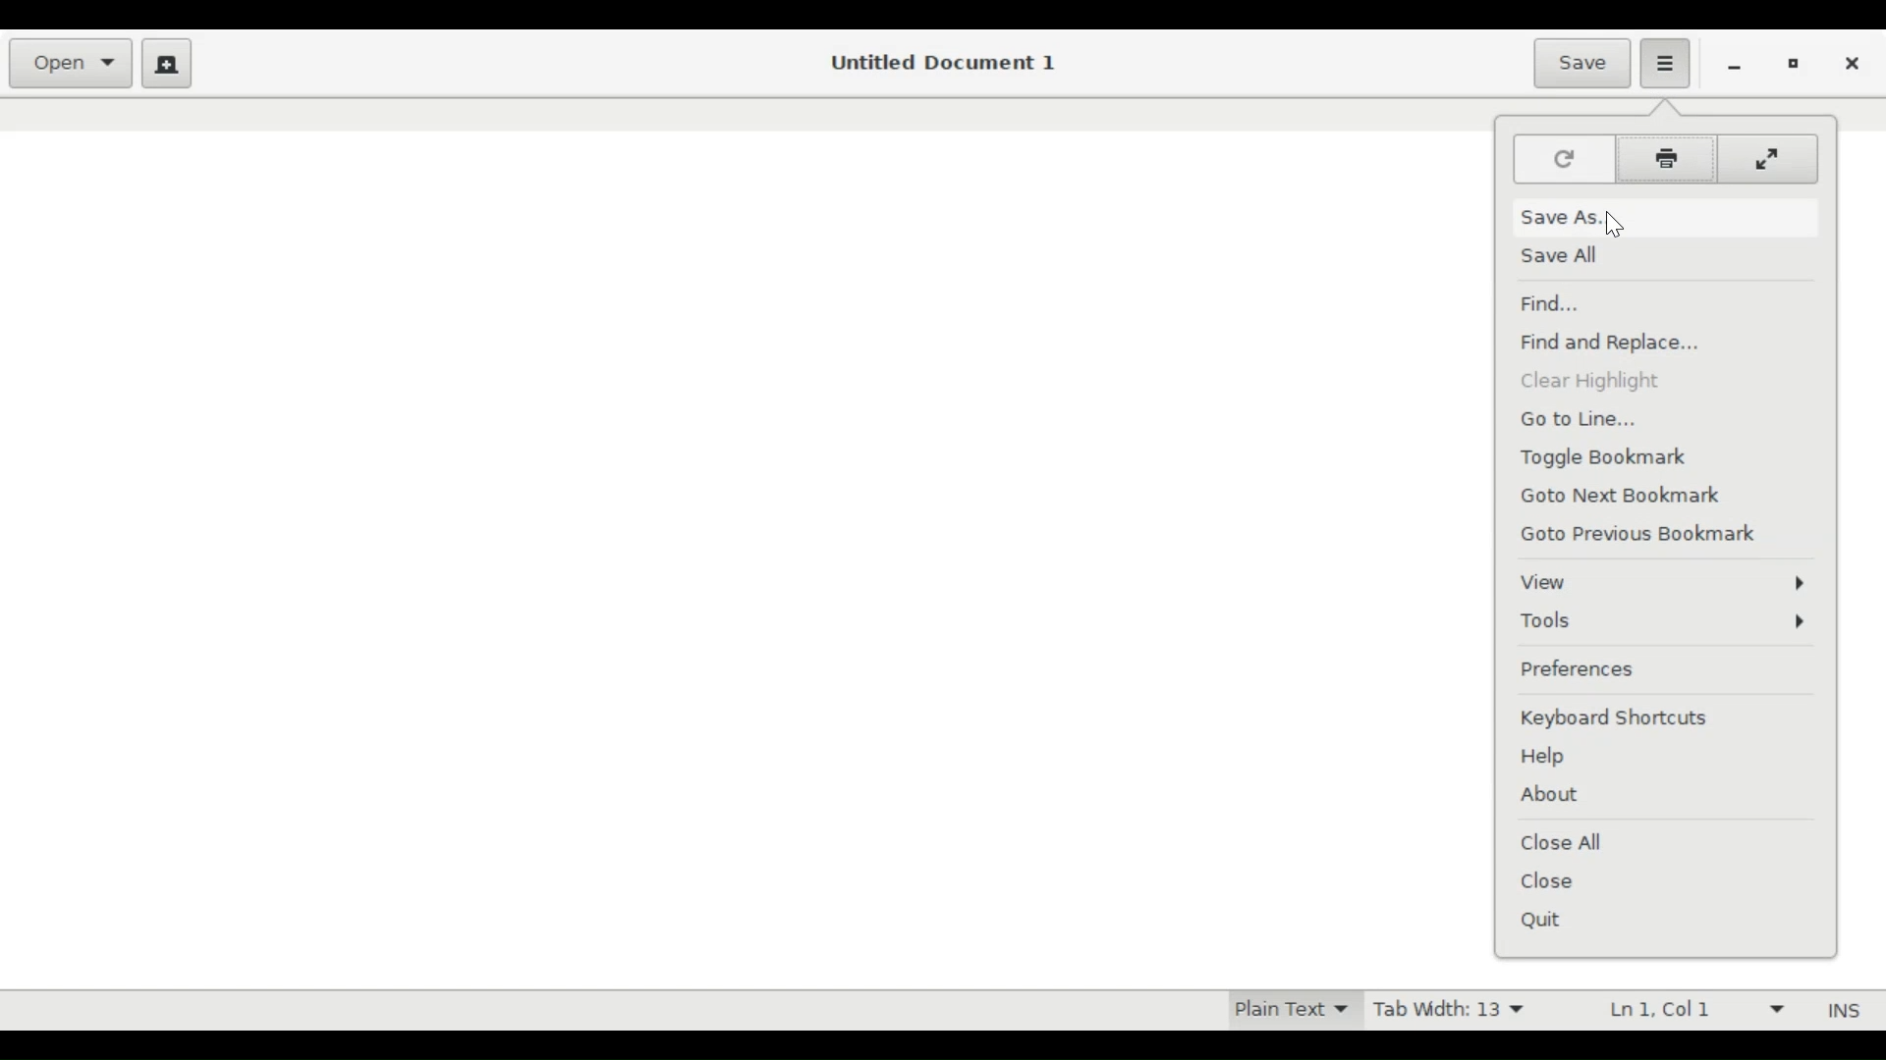 This screenshot has width=1886, height=1060. What do you see at coordinates (1840, 1011) in the screenshot?
I see `Insert Mode` at bounding box center [1840, 1011].